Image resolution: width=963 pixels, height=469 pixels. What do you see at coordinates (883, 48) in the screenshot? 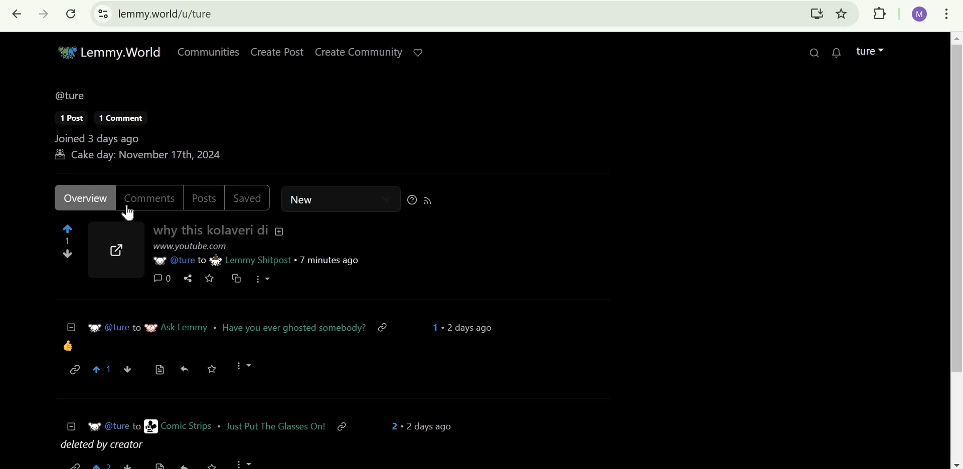
I see `expand` at bounding box center [883, 48].